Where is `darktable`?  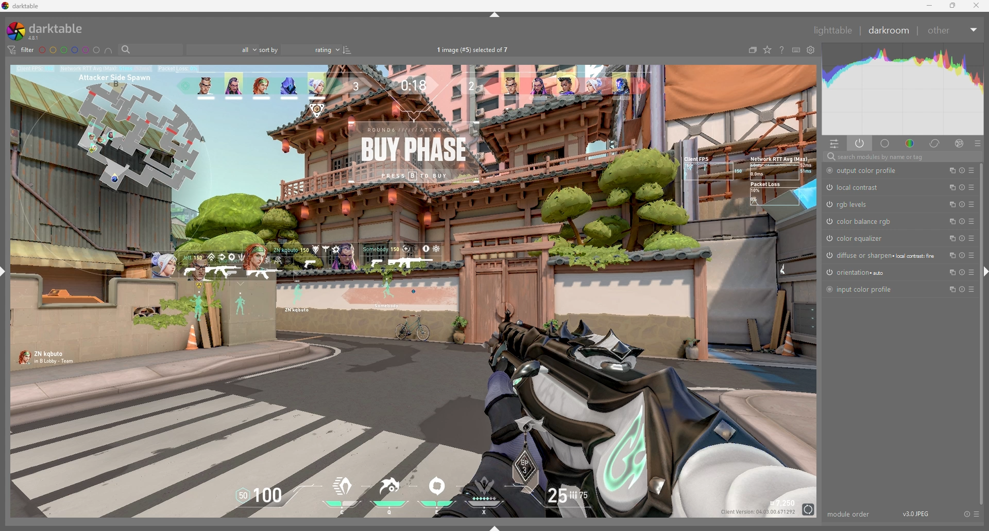 darktable is located at coordinates (23, 6).